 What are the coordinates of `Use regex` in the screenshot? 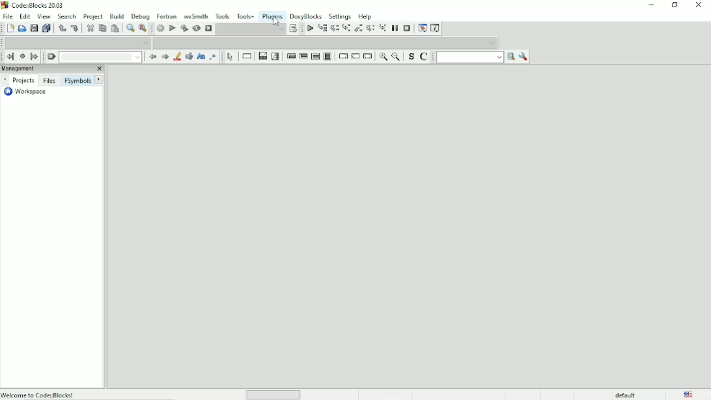 It's located at (213, 57).